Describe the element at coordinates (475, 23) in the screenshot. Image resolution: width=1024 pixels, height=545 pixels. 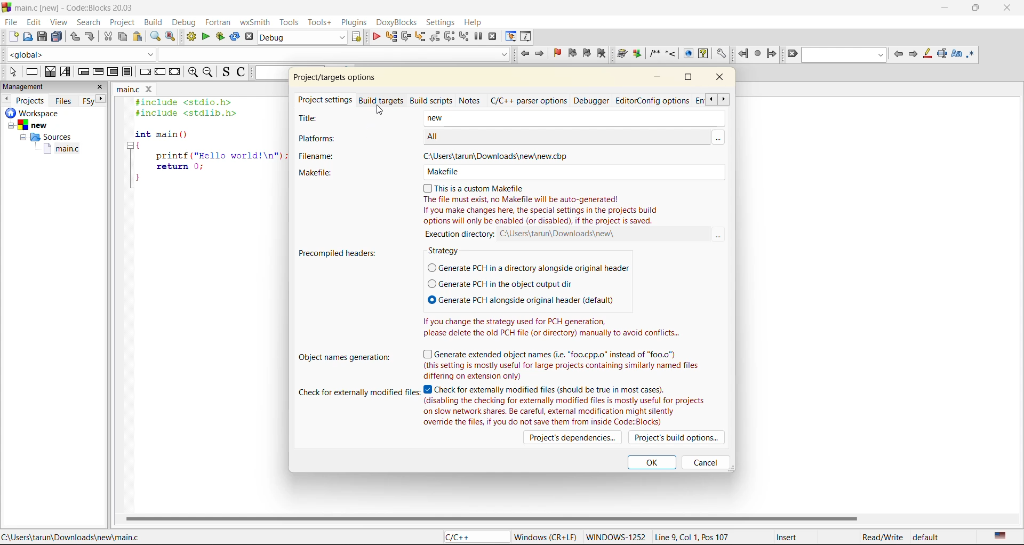
I see `help` at that location.